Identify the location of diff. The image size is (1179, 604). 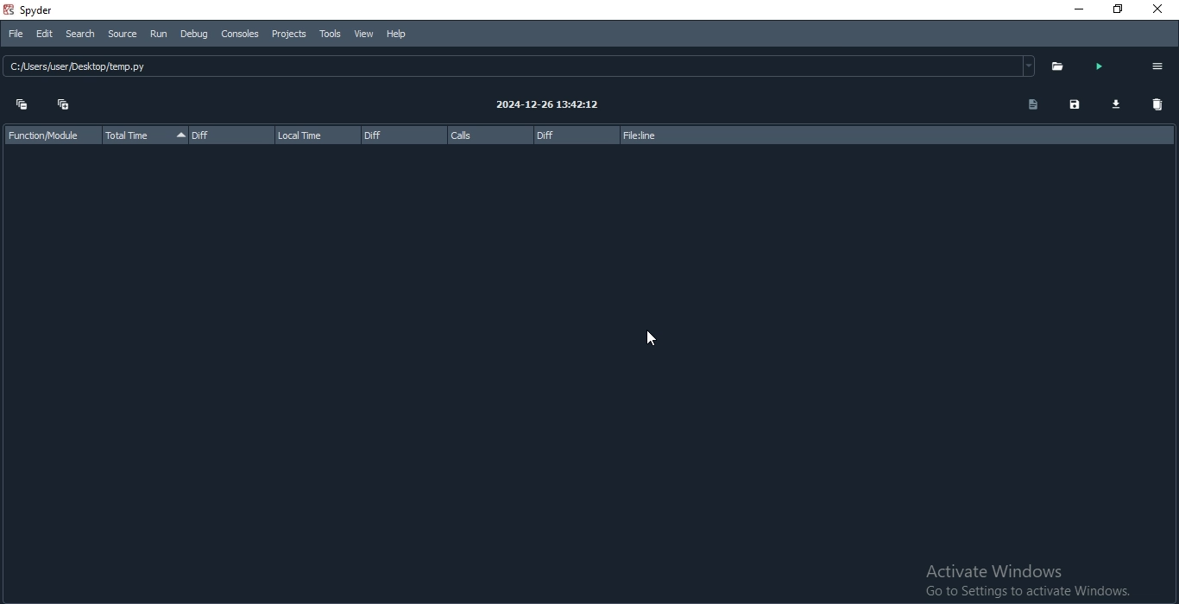
(402, 135).